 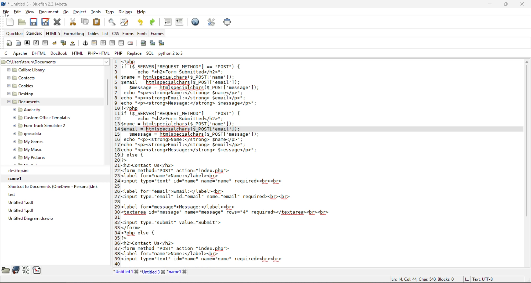 I want to click on metadata, so click(x=442, y=279).